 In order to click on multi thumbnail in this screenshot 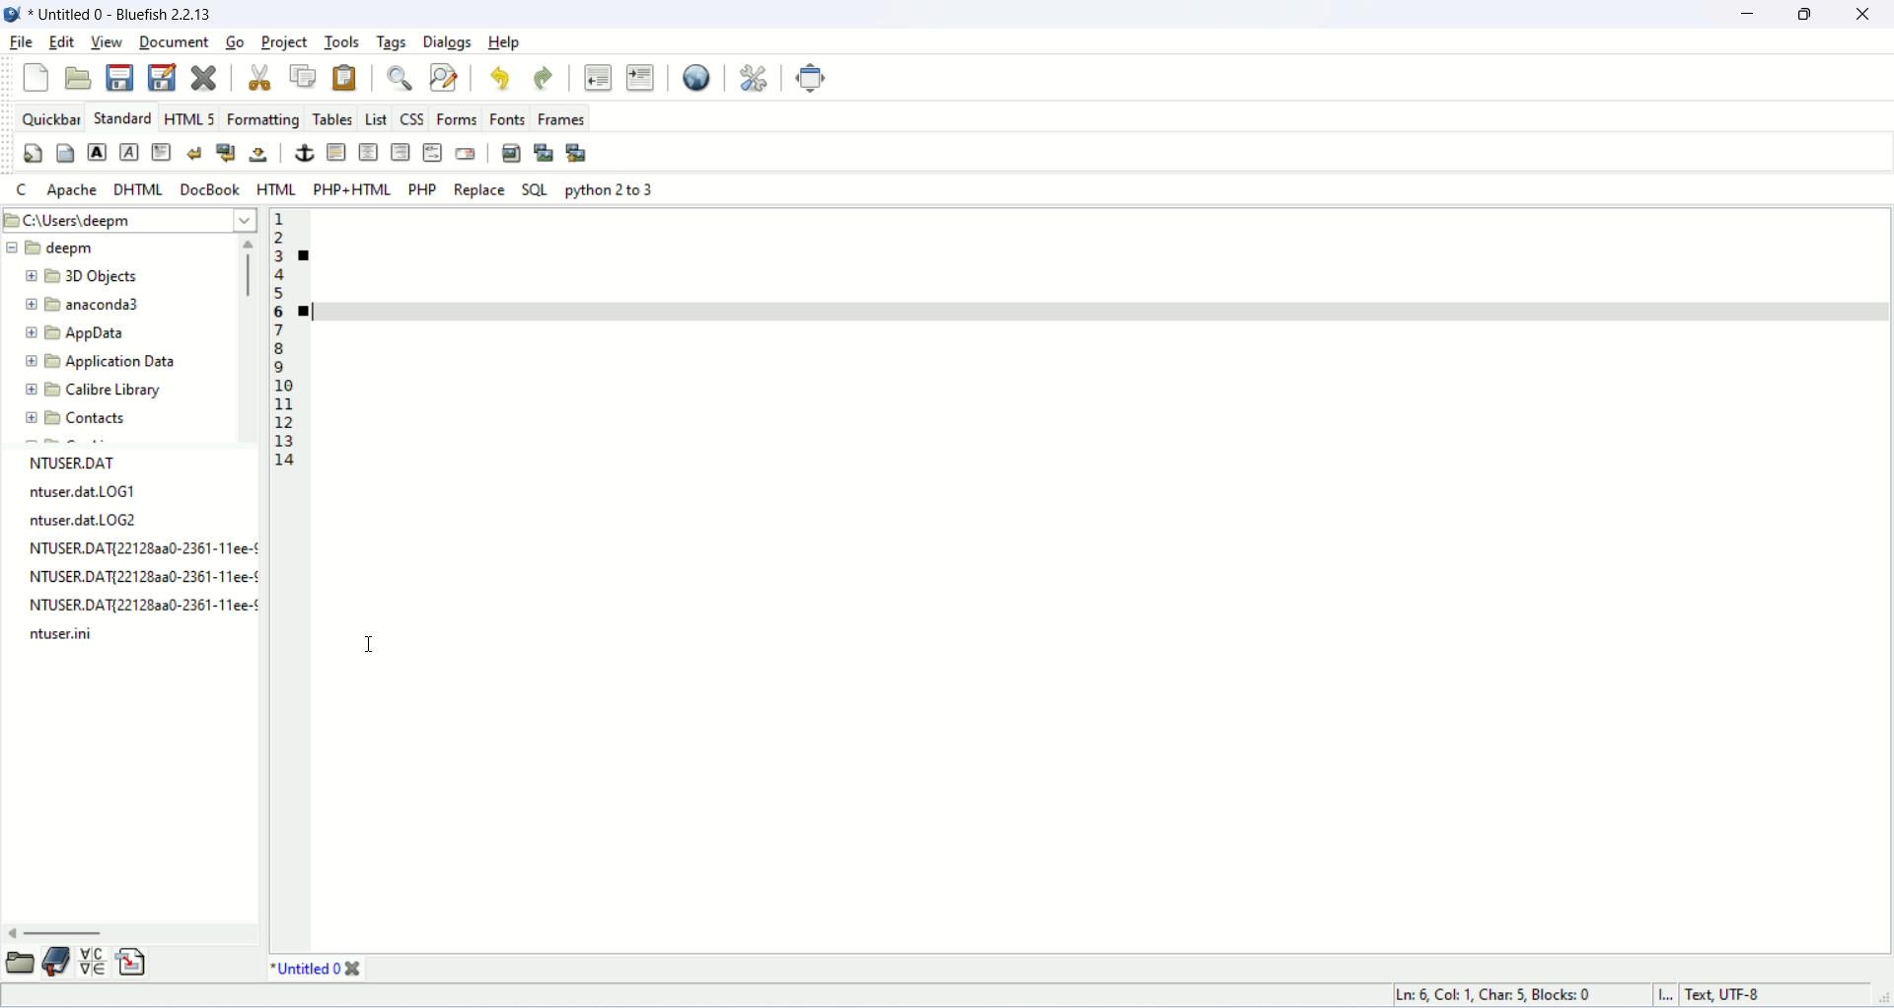, I will do `click(576, 152)`.